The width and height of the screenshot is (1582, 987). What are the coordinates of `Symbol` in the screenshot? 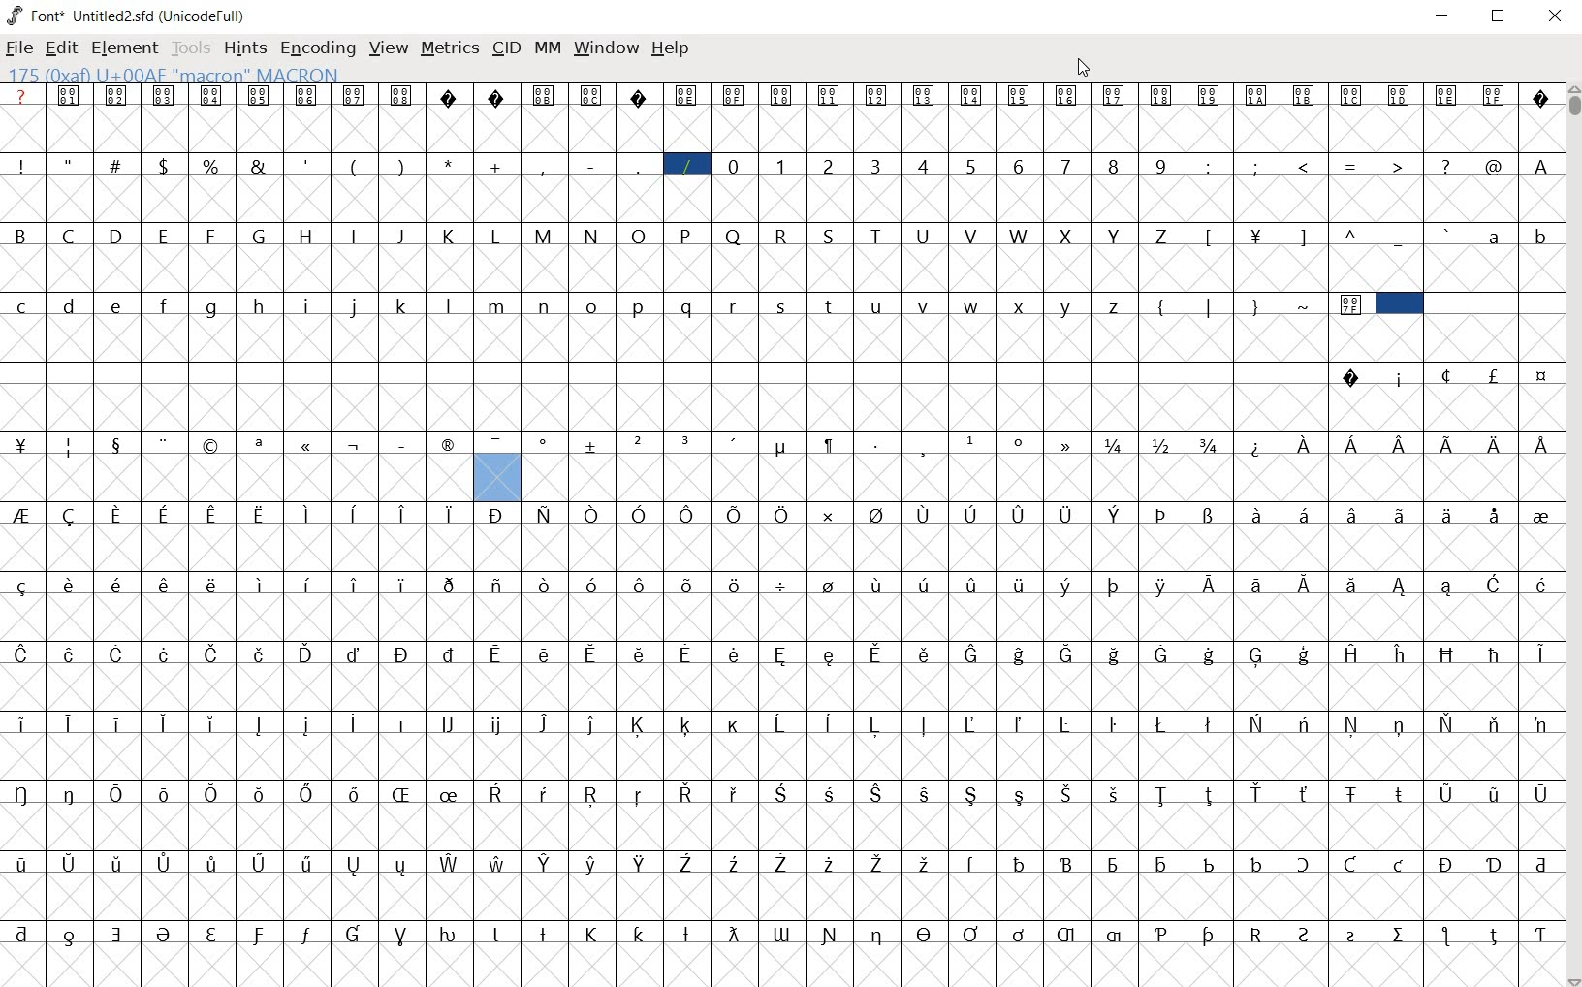 It's located at (449, 513).